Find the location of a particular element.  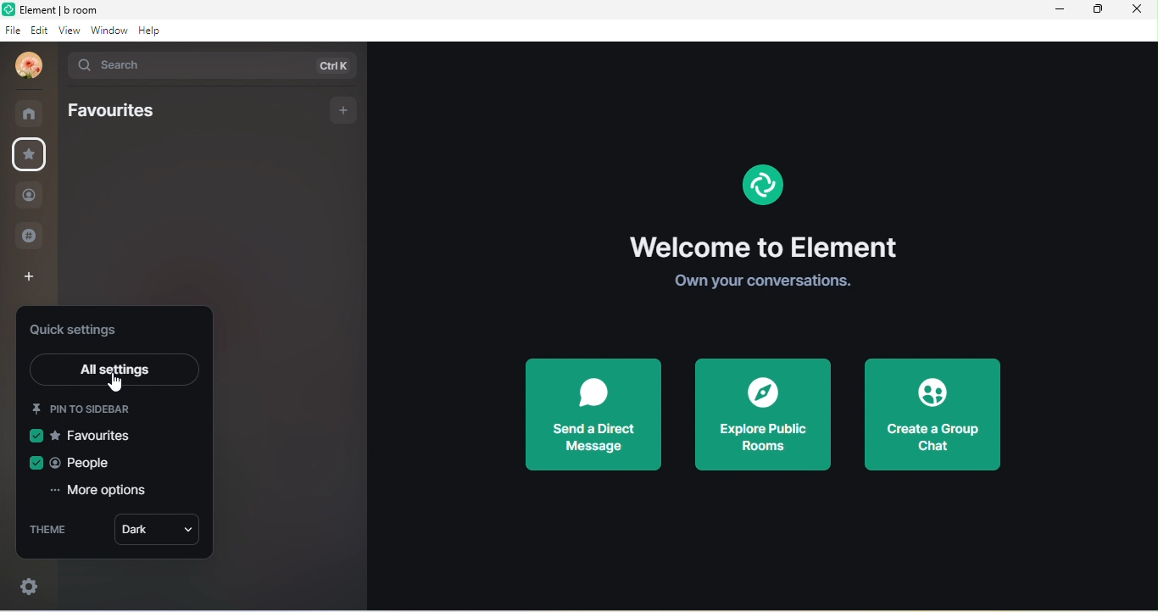

minimize is located at coordinates (1061, 9).